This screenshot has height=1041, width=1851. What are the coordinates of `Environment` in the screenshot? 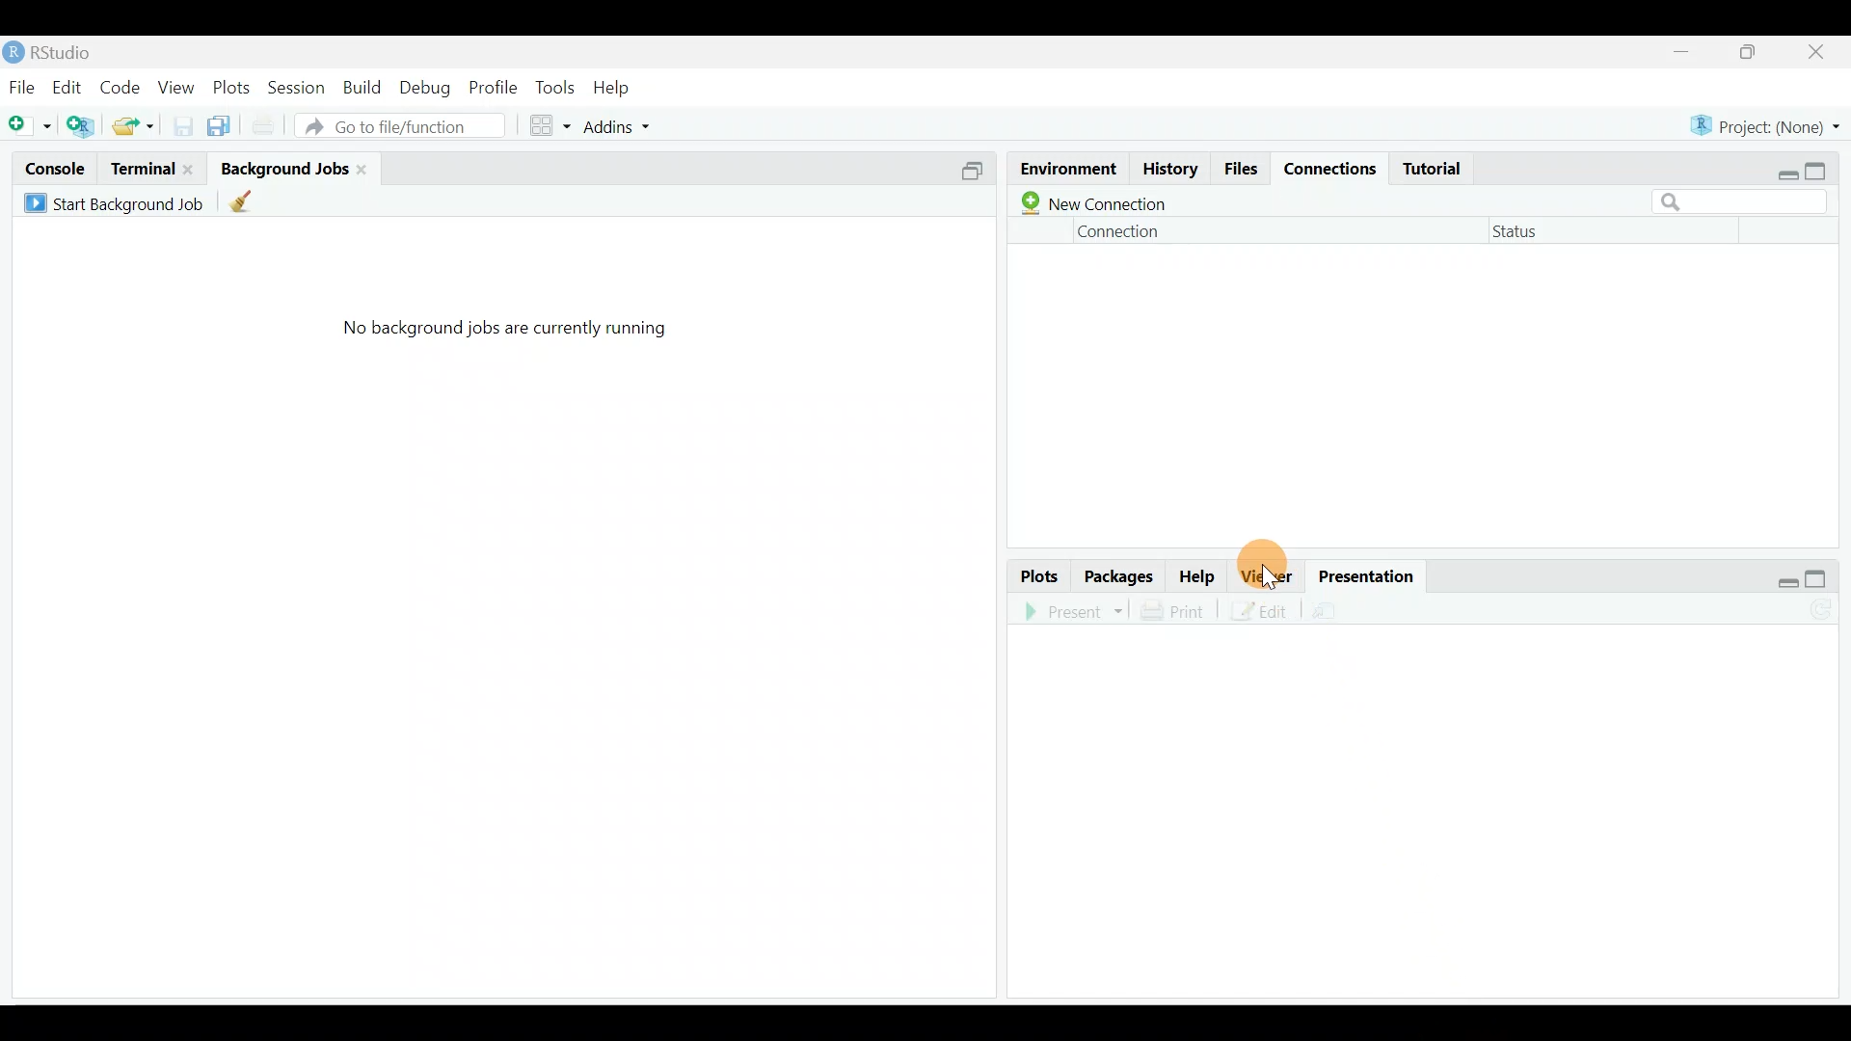 It's located at (1066, 164).